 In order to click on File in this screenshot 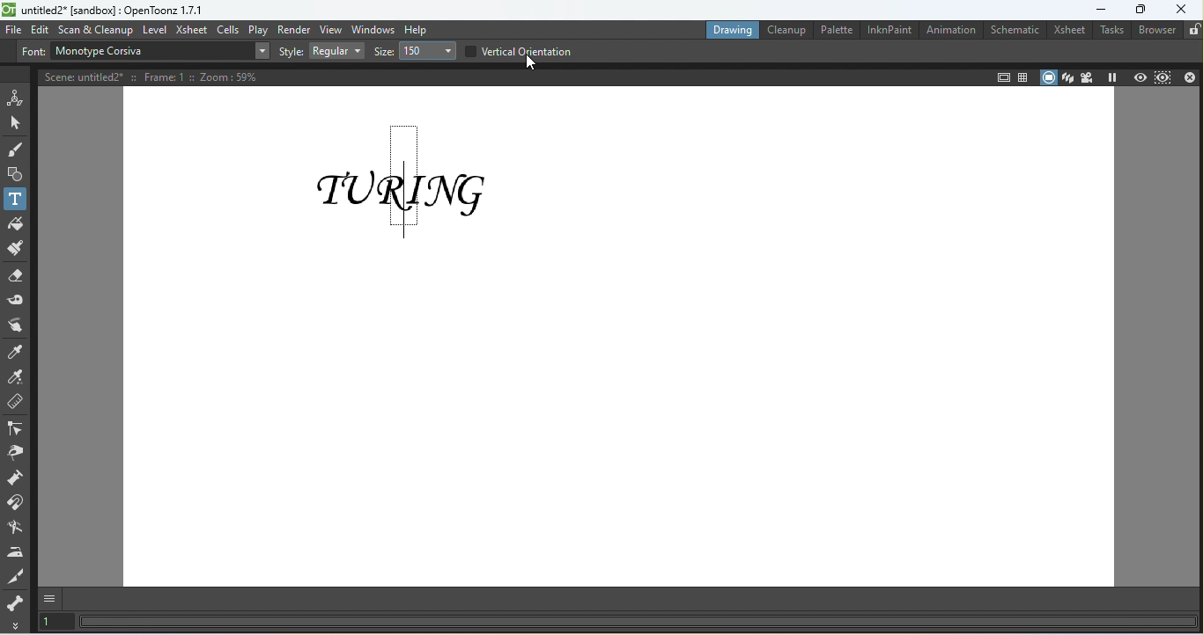, I will do `click(13, 30)`.